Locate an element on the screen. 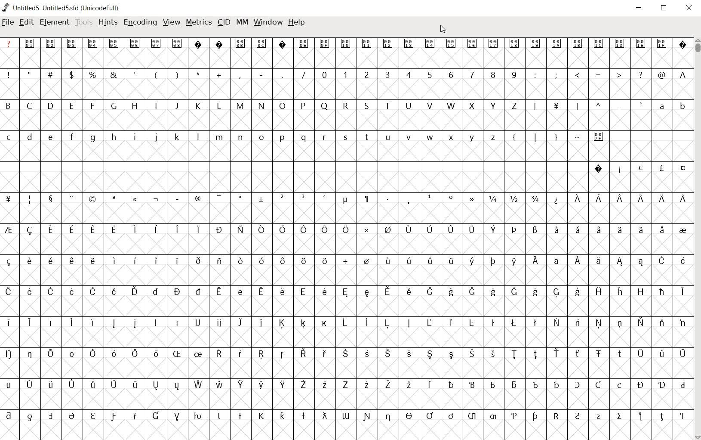 The height and width of the screenshot is (440, 701). - is located at coordinates (261, 74).